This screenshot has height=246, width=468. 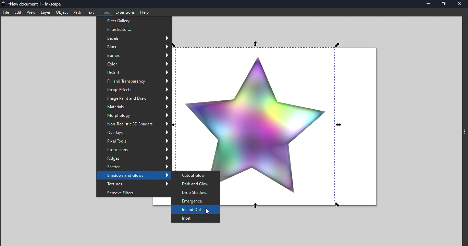 What do you see at coordinates (134, 124) in the screenshot?
I see `Non-realistic 3D shades` at bounding box center [134, 124].